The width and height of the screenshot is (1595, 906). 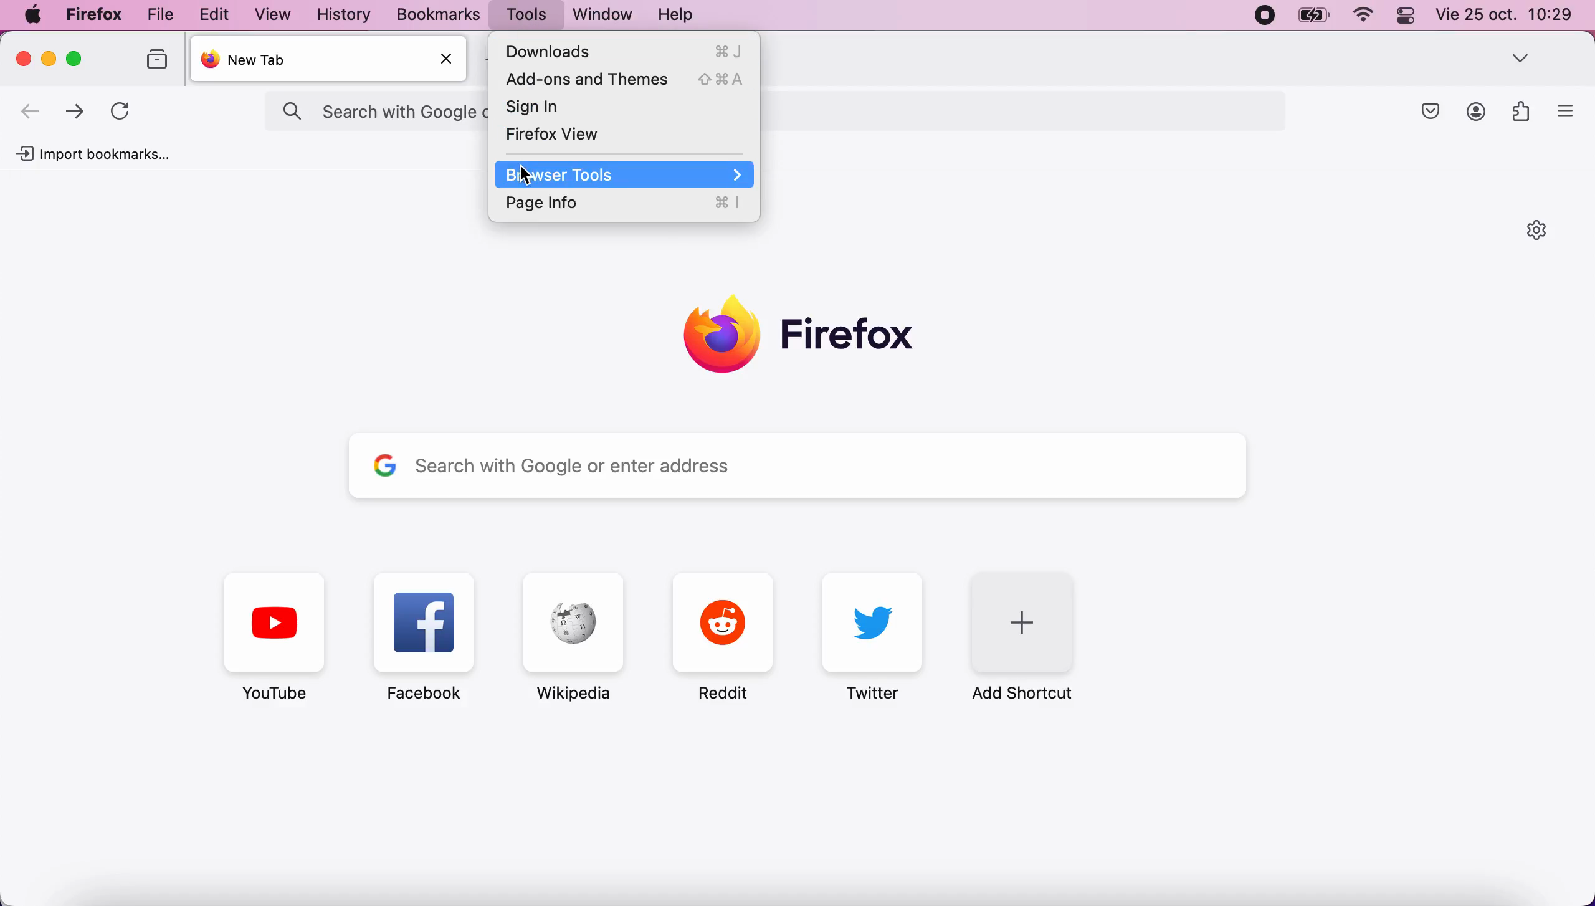 What do you see at coordinates (95, 15) in the screenshot?
I see `Firefox` at bounding box center [95, 15].